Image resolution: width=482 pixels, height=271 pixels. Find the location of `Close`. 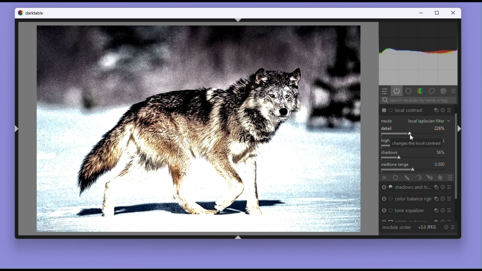

Close is located at coordinates (453, 13).